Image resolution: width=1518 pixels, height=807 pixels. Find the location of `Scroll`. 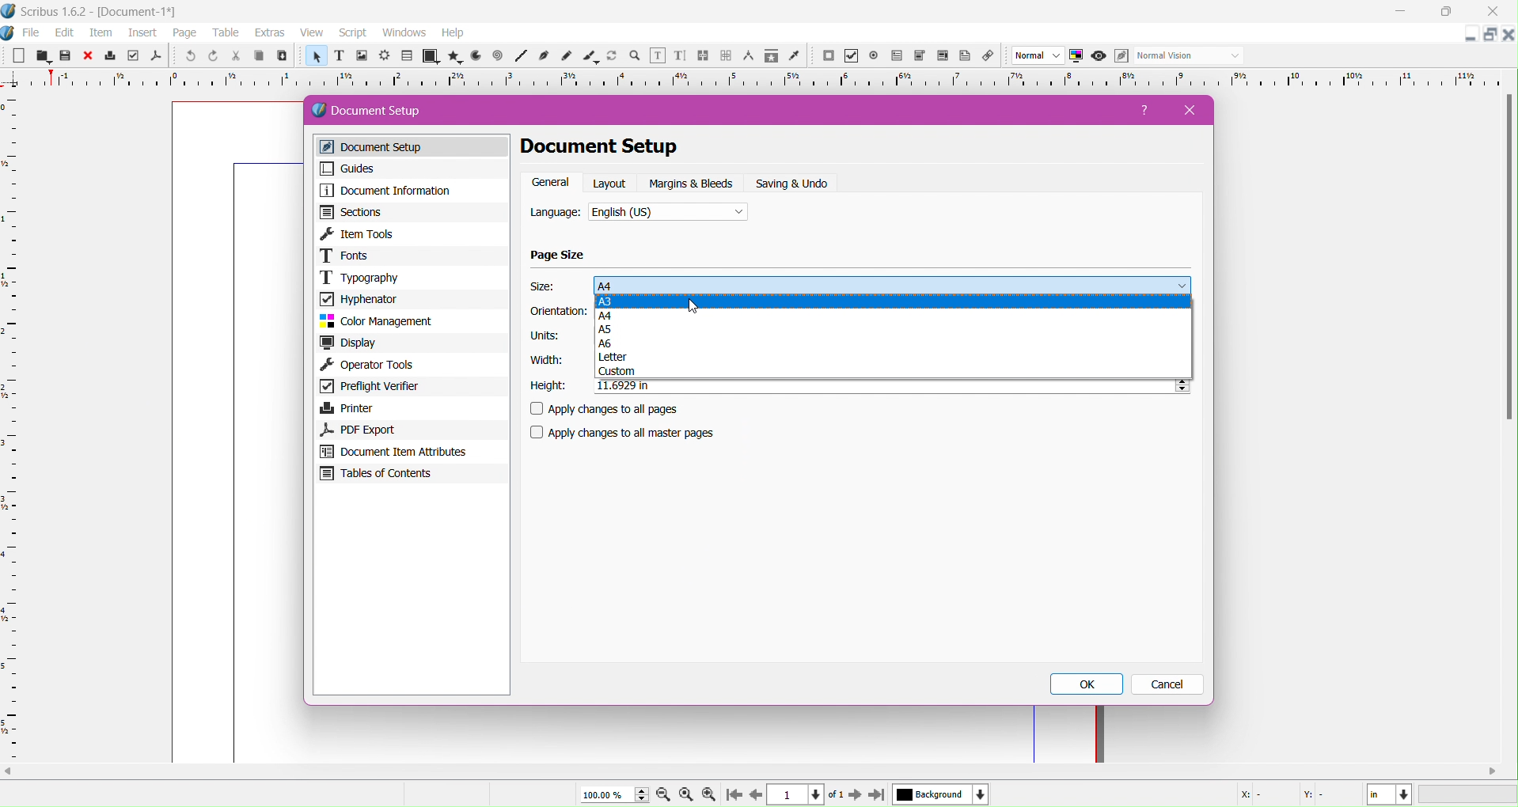

Scroll is located at coordinates (1506, 261).